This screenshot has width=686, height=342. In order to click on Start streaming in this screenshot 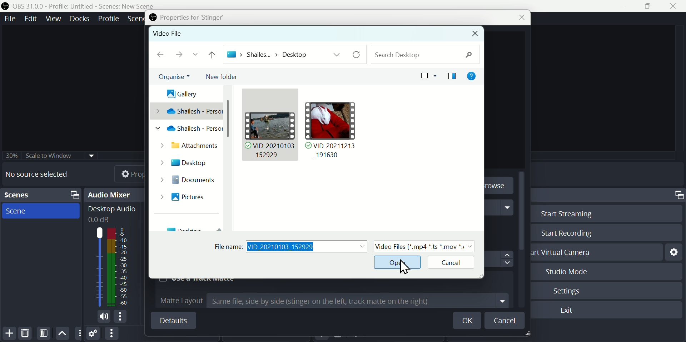, I will do `click(563, 213)`.